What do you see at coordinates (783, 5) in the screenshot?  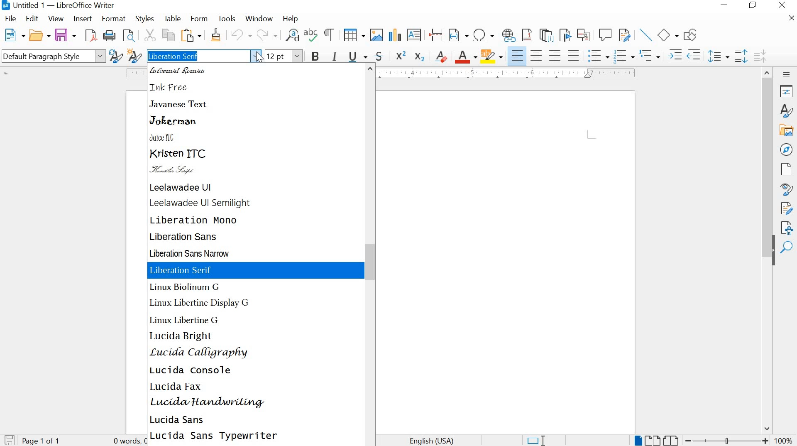 I see `CLOSE` at bounding box center [783, 5].